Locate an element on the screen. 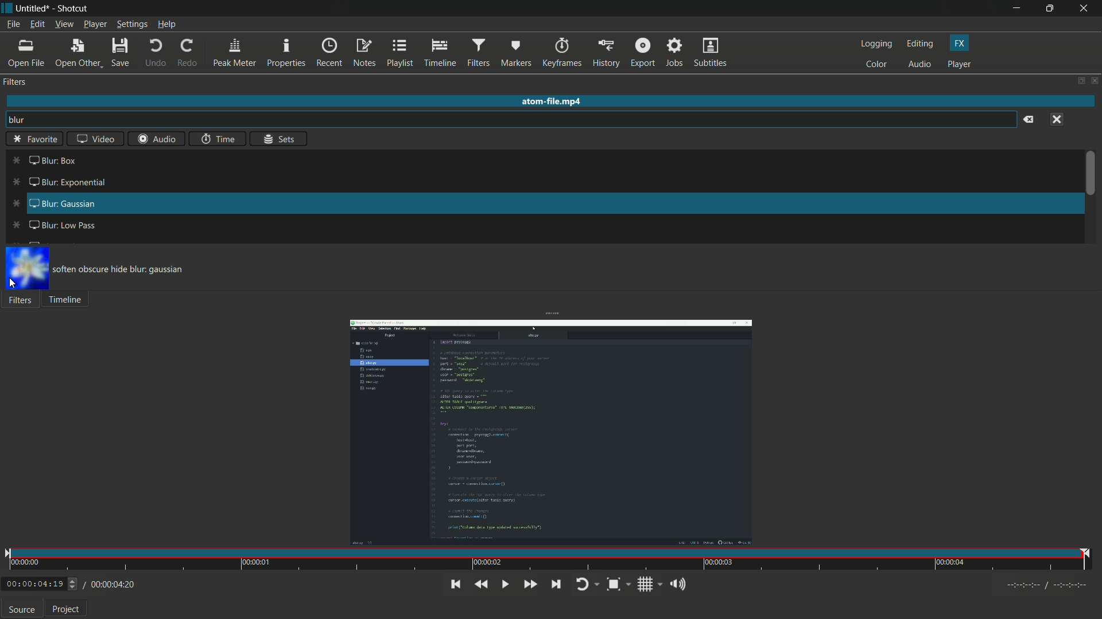 This screenshot has width=1102, height=619. Scroll bar is located at coordinates (1092, 178).